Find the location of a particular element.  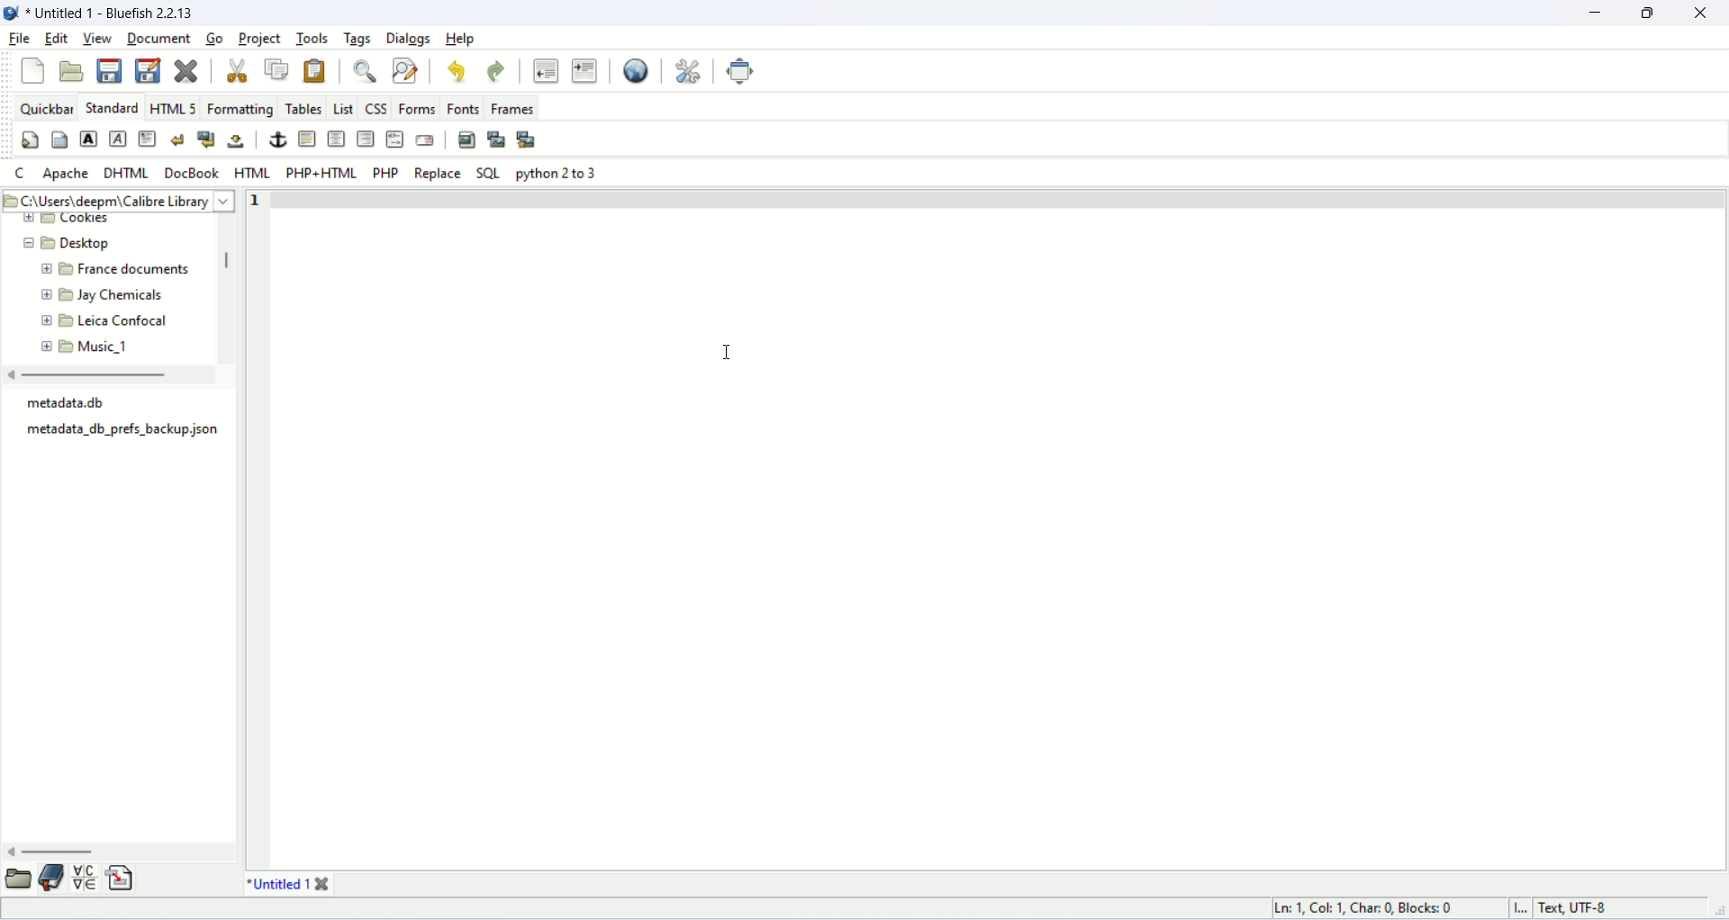

find is located at coordinates (365, 73).